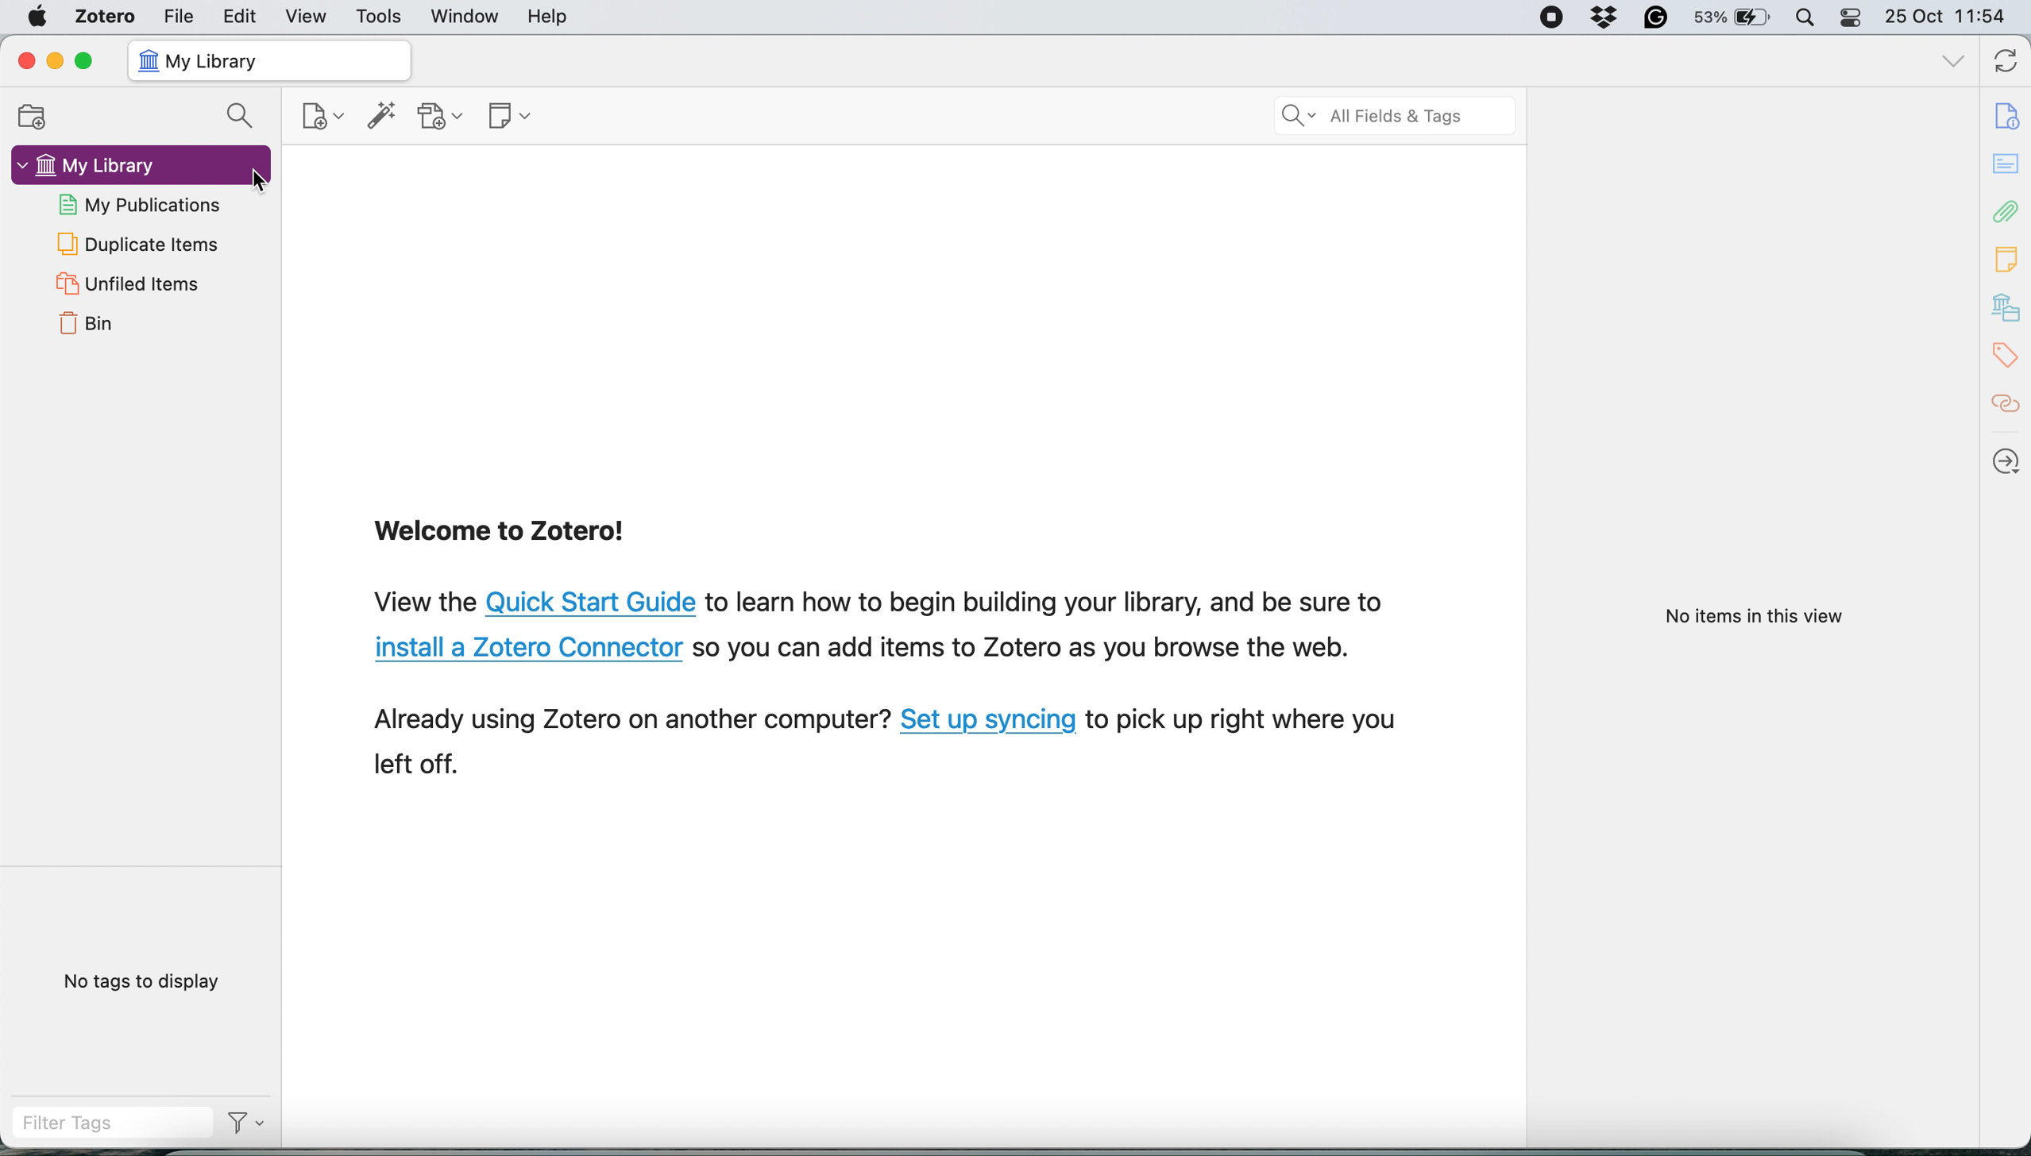 Image resolution: width=2031 pixels, height=1156 pixels. What do you see at coordinates (176, 16) in the screenshot?
I see `file` at bounding box center [176, 16].